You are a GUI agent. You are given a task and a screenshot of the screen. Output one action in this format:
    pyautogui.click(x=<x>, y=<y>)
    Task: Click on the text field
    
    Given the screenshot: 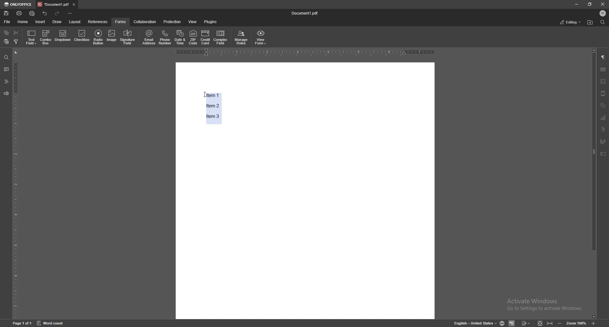 What is the action you would take?
    pyautogui.click(x=31, y=38)
    